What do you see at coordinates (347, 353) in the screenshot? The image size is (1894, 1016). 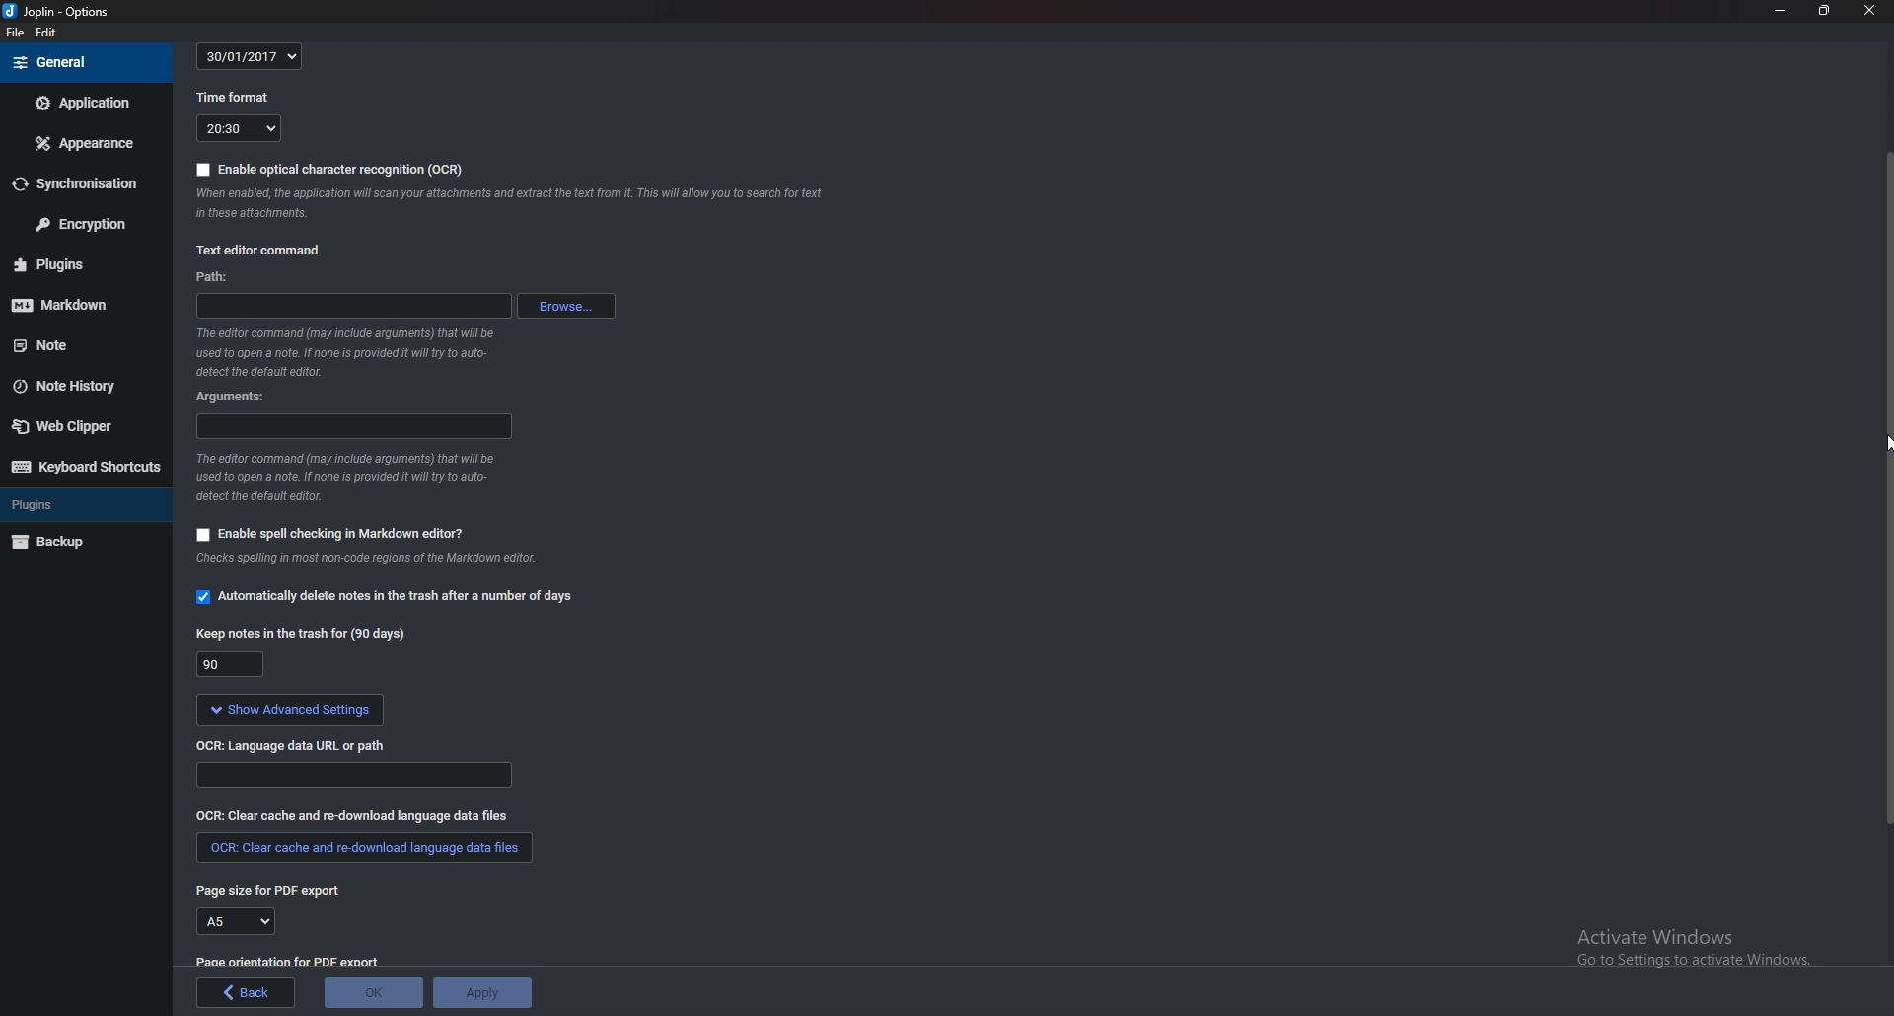 I see `info on editor command` at bounding box center [347, 353].